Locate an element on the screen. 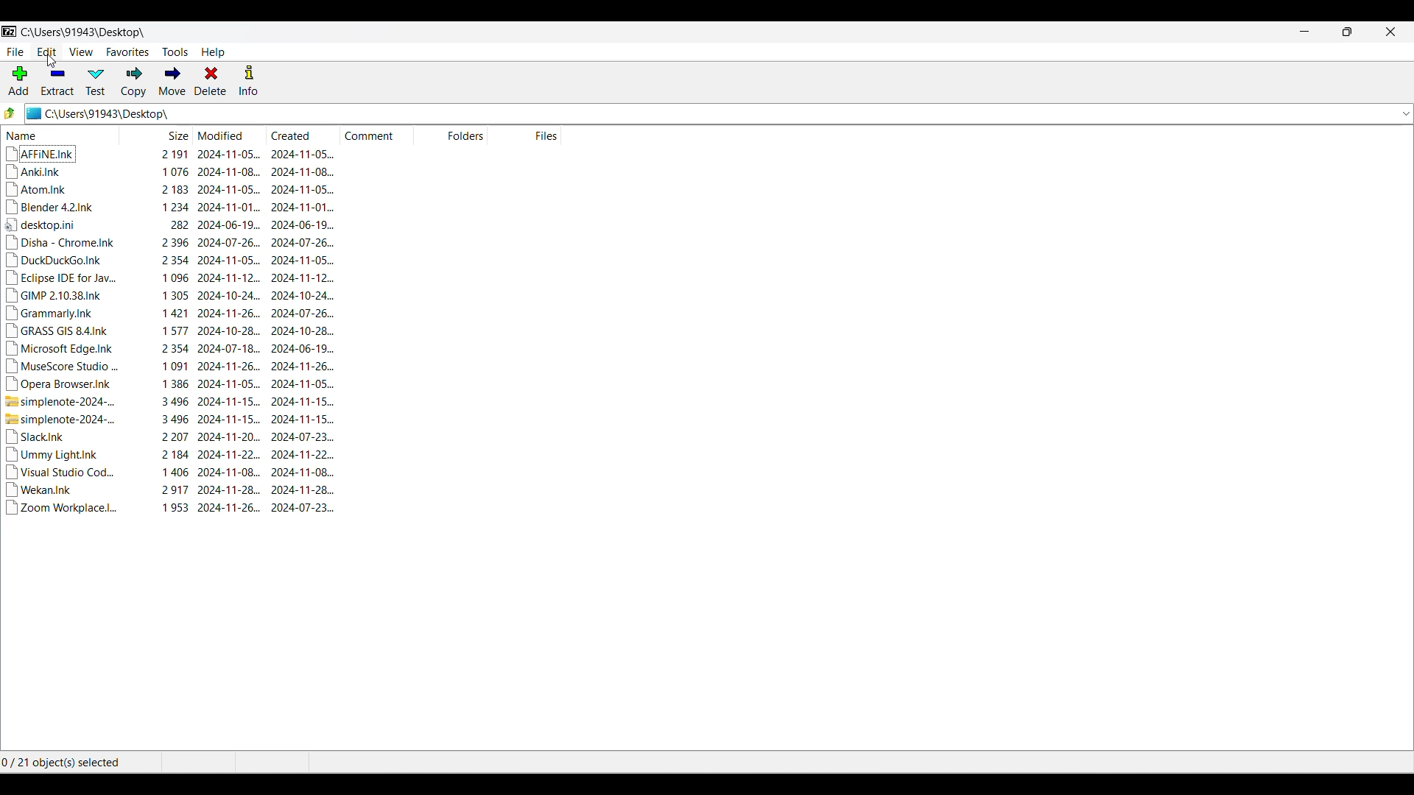 This screenshot has width=1414, height=795. Info is located at coordinates (248, 80).